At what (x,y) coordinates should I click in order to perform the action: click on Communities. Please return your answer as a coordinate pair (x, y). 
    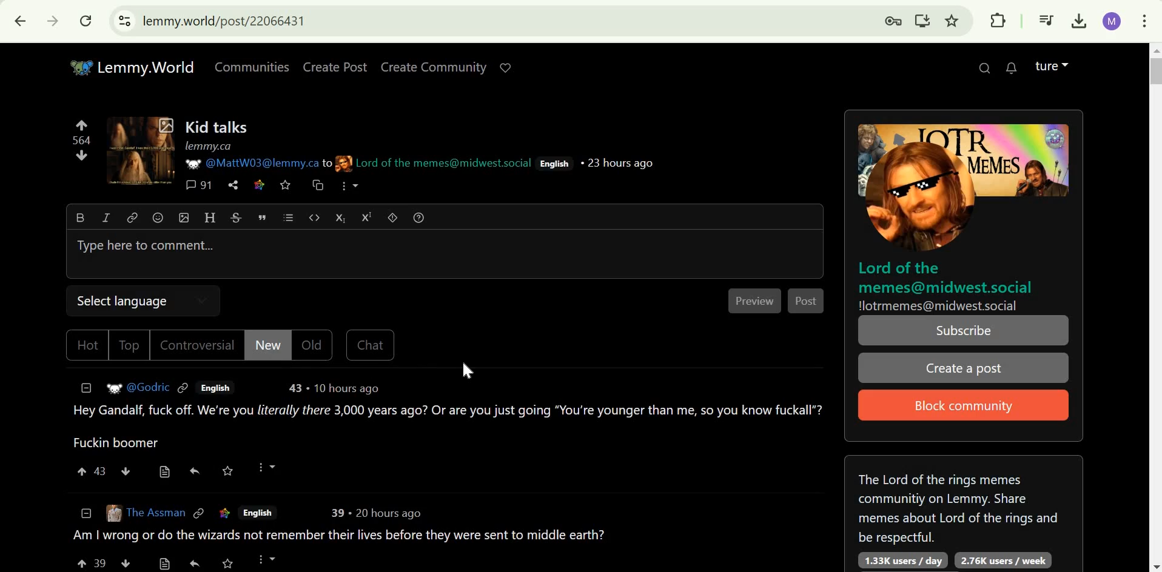
    Looking at the image, I should click on (252, 67).